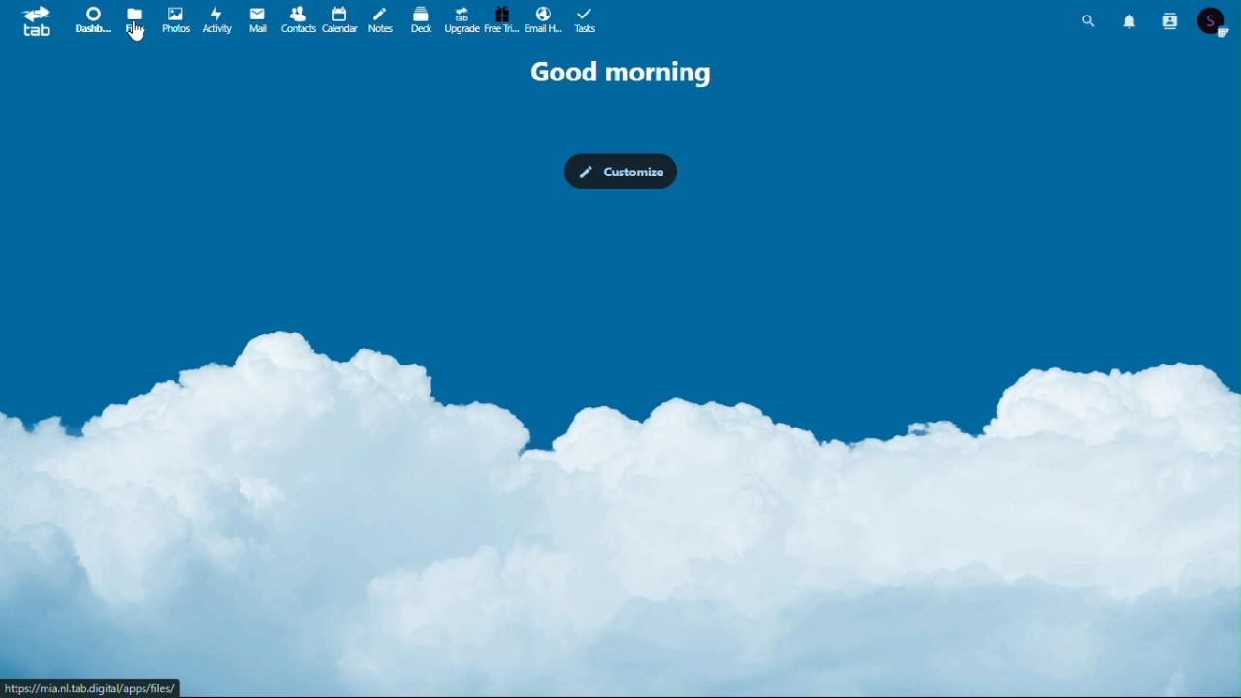 The width and height of the screenshot is (1241, 698). Describe the element at coordinates (214, 20) in the screenshot. I see `activity` at that location.